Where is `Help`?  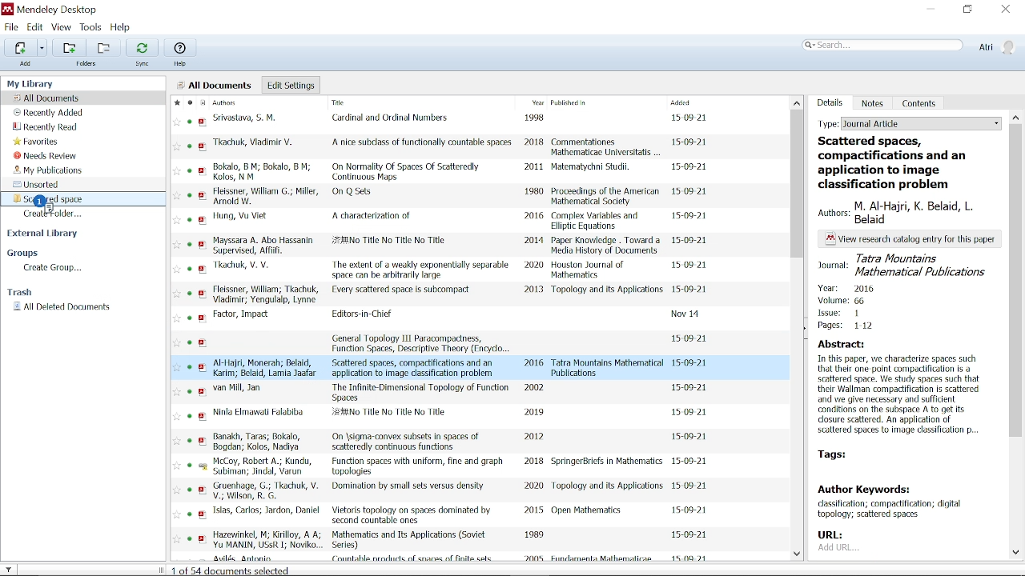
Help is located at coordinates (123, 28).